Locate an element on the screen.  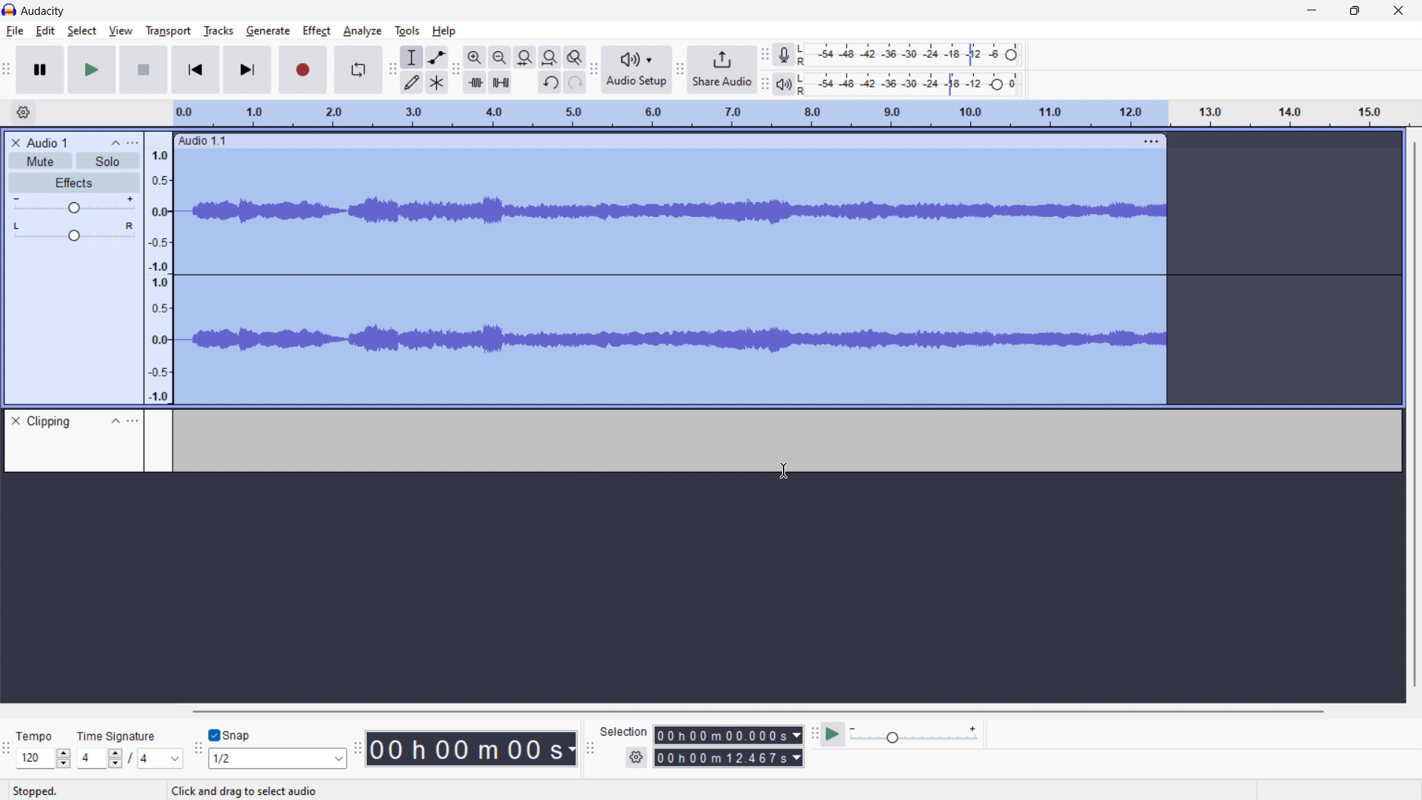
time stamp is located at coordinates (471, 747).